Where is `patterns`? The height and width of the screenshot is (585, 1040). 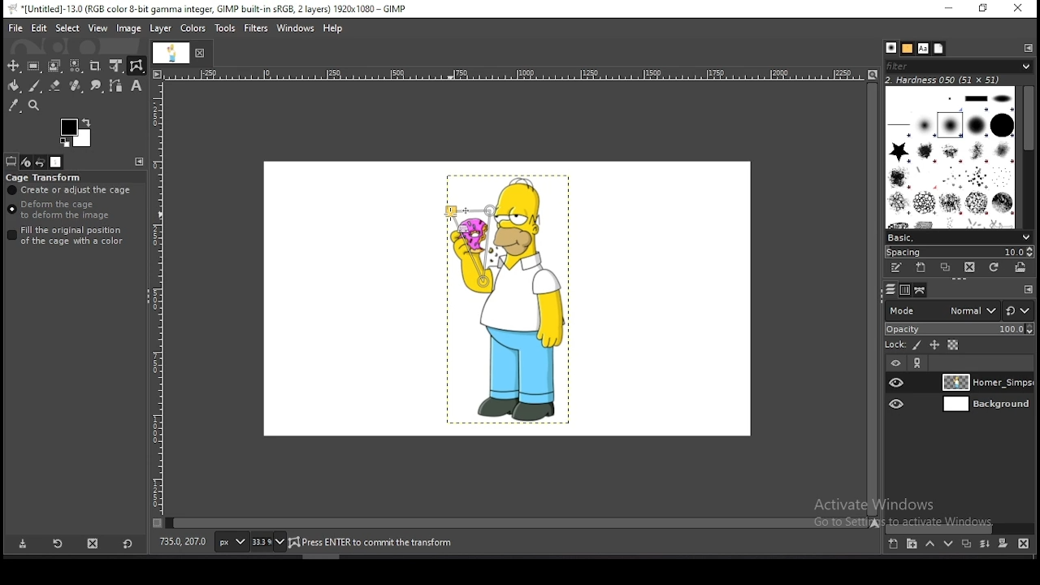
patterns is located at coordinates (907, 49).